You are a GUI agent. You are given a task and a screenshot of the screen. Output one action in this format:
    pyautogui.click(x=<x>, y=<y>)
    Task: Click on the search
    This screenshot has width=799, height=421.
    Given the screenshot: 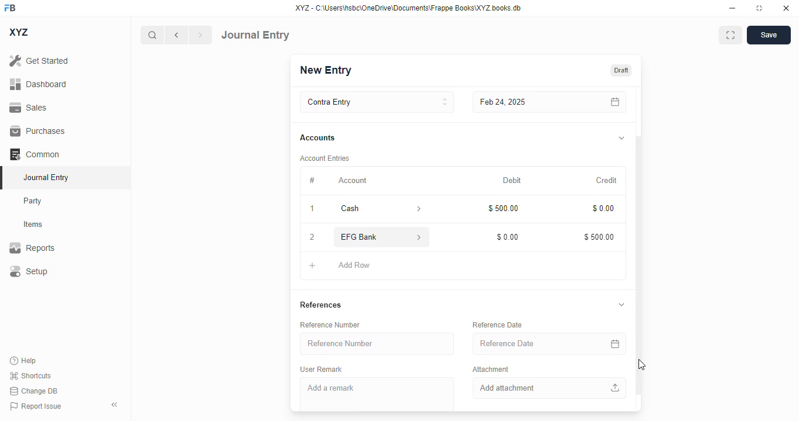 What is the action you would take?
    pyautogui.click(x=152, y=35)
    